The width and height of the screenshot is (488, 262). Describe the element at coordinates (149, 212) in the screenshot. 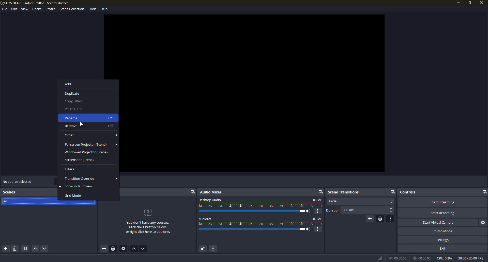

I see `?` at that location.